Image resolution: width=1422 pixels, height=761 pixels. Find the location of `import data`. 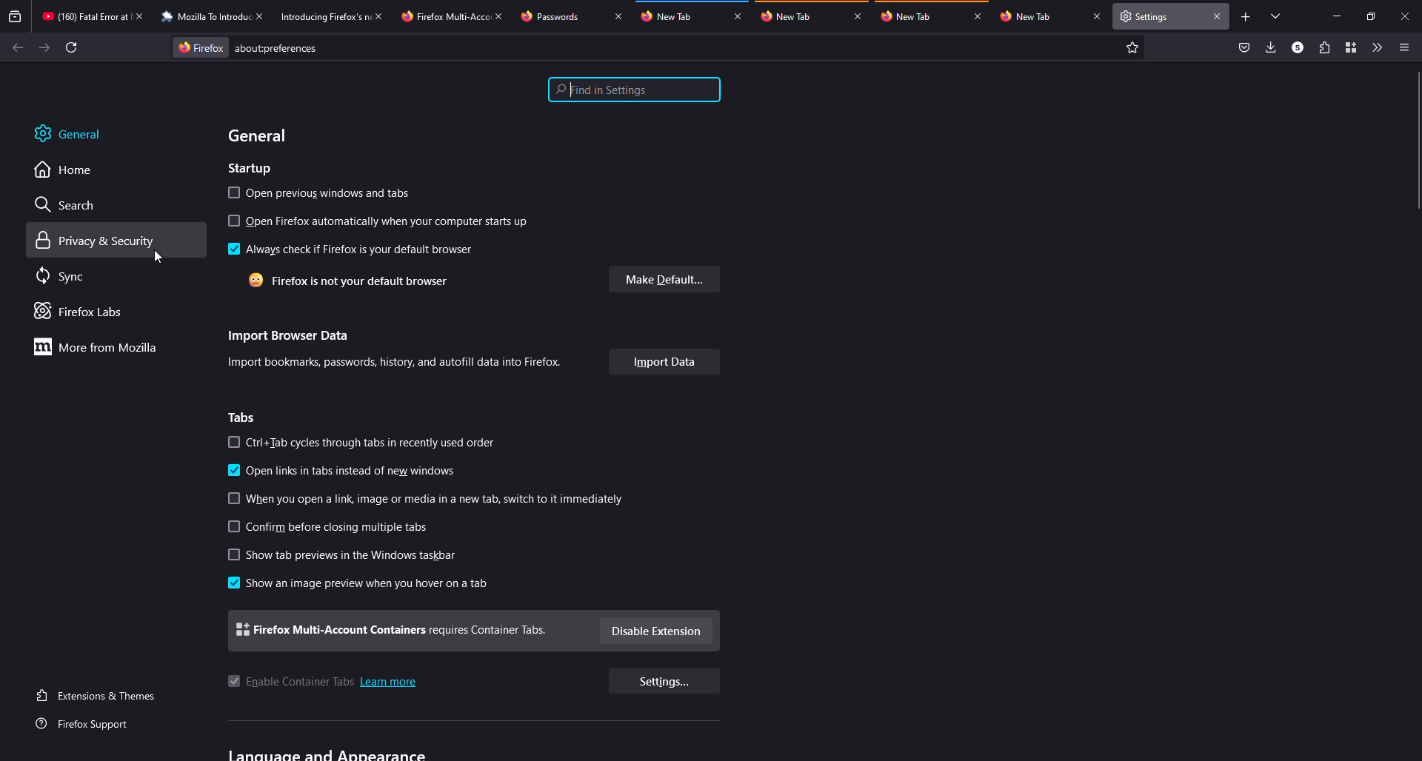

import data is located at coordinates (664, 361).